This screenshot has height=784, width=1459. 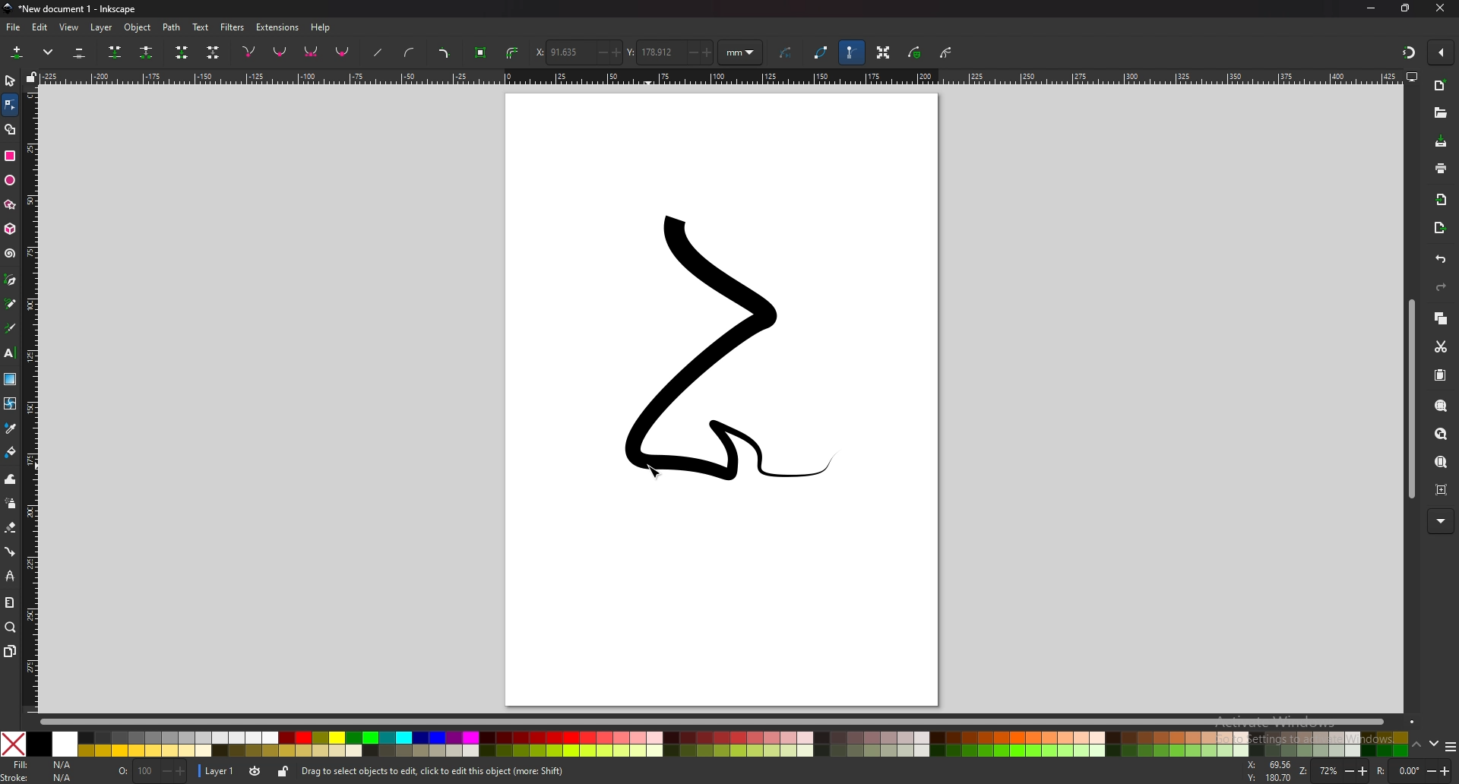 What do you see at coordinates (11, 353) in the screenshot?
I see `text` at bounding box center [11, 353].